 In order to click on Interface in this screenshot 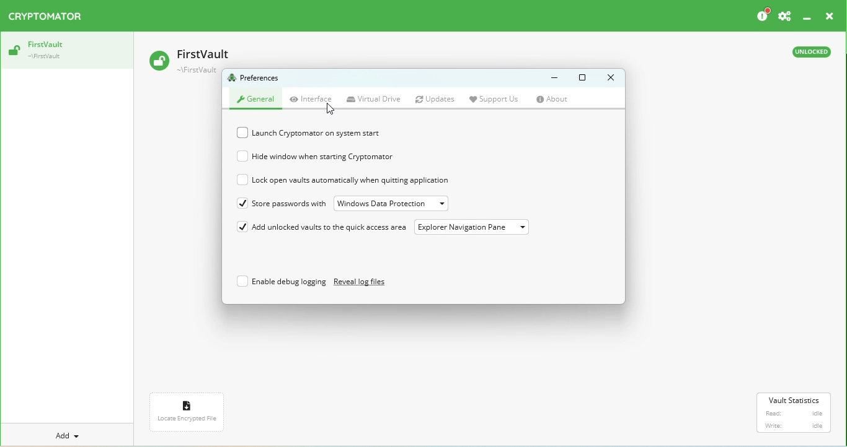, I will do `click(313, 98)`.